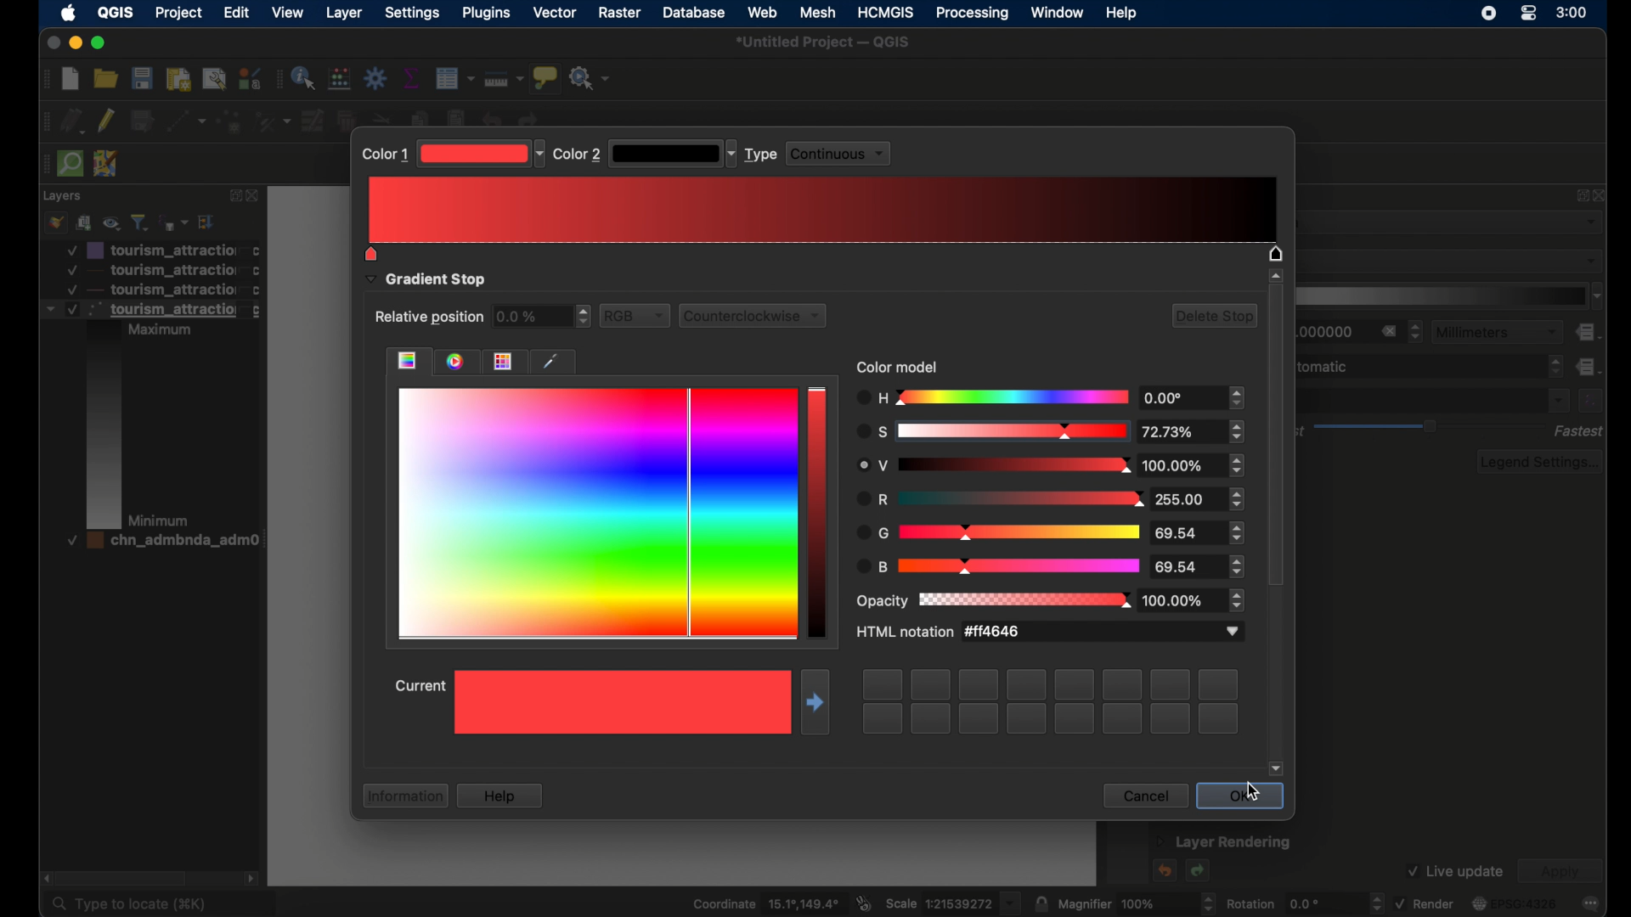  What do you see at coordinates (1452, 296) in the screenshot?
I see `color ramp menu` at bounding box center [1452, 296].